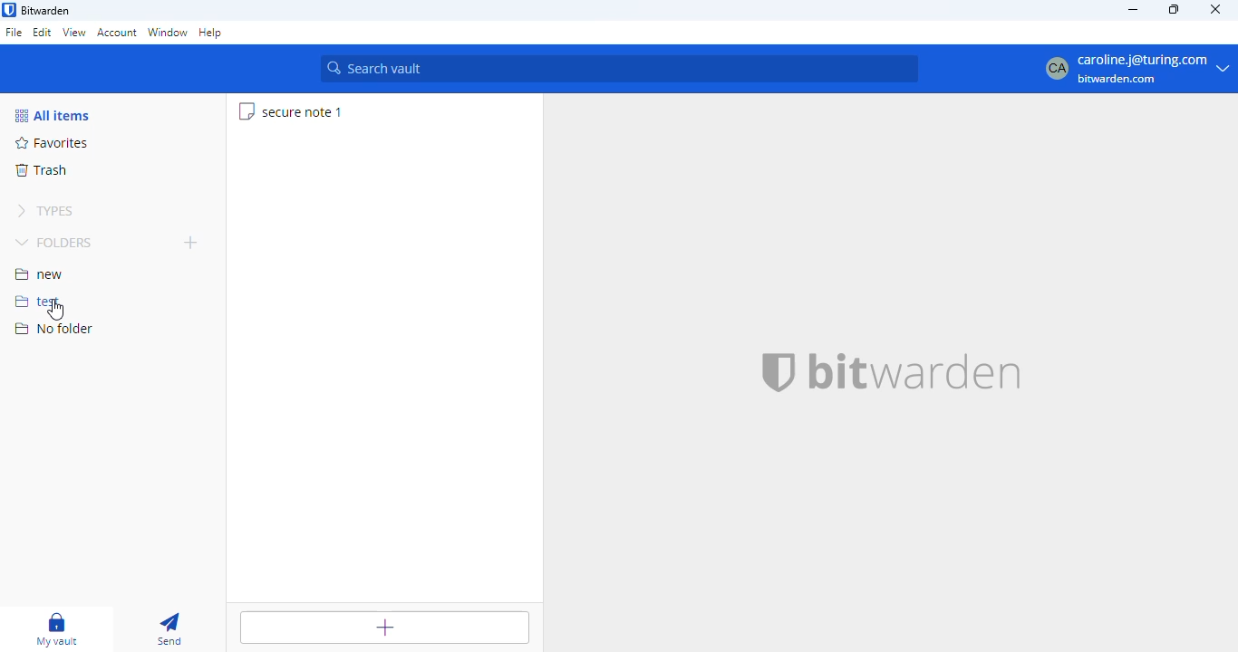 The height and width of the screenshot is (652, 1238). I want to click on cursor, so click(55, 312).